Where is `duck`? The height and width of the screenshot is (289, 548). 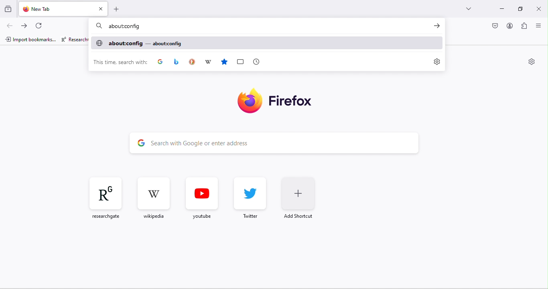
duck is located at coordinates (193, 62).